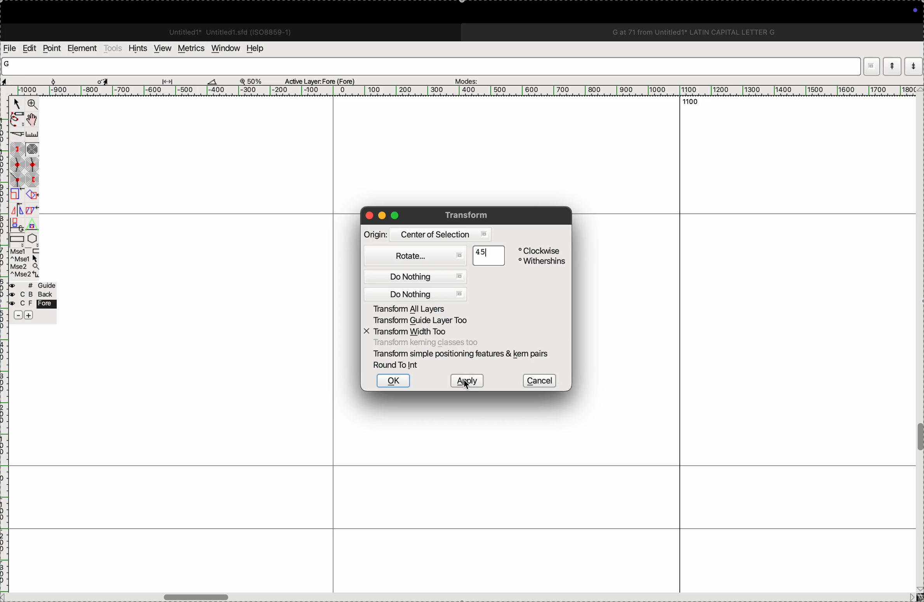 This screenshot has width=924, height=602. What do you see at coordinates (226, 49) in the screenshot?
I see `window` at bounding box center [226, 49].